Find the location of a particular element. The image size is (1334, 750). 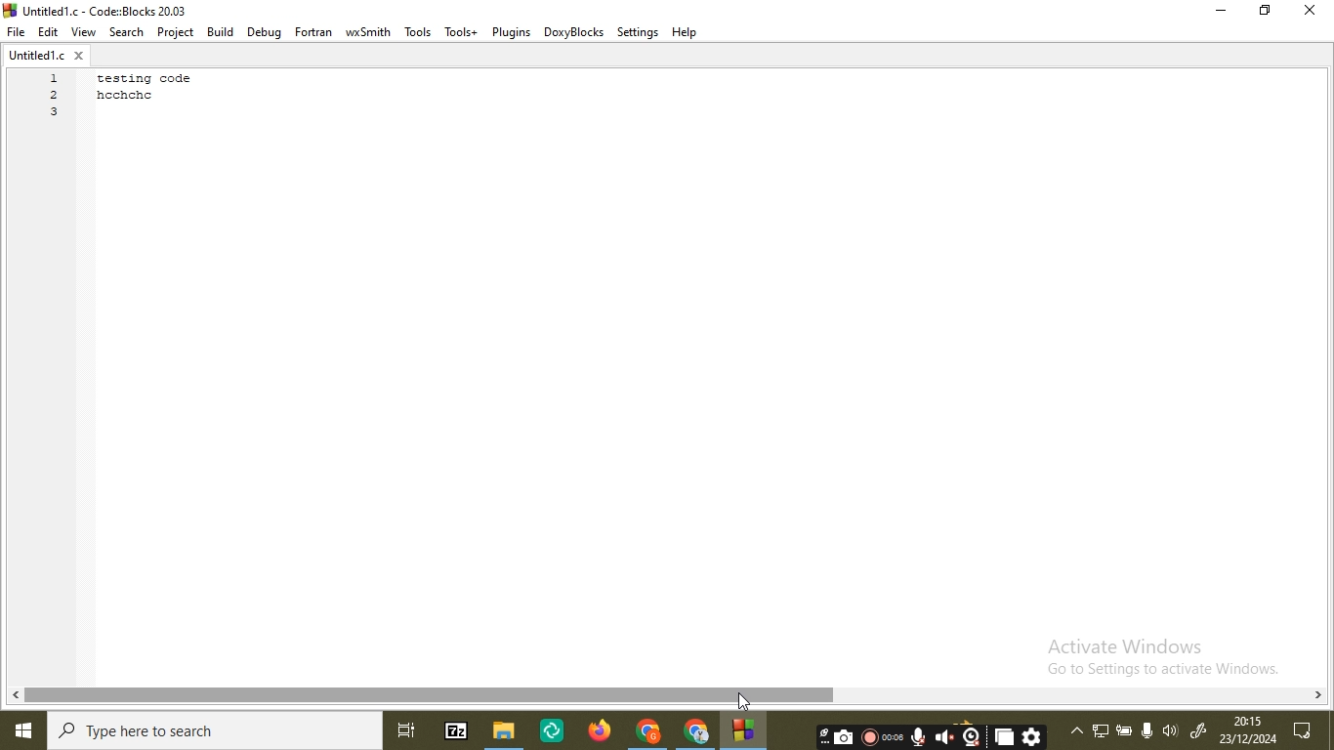

coding area is located at coordinates (667, 377).